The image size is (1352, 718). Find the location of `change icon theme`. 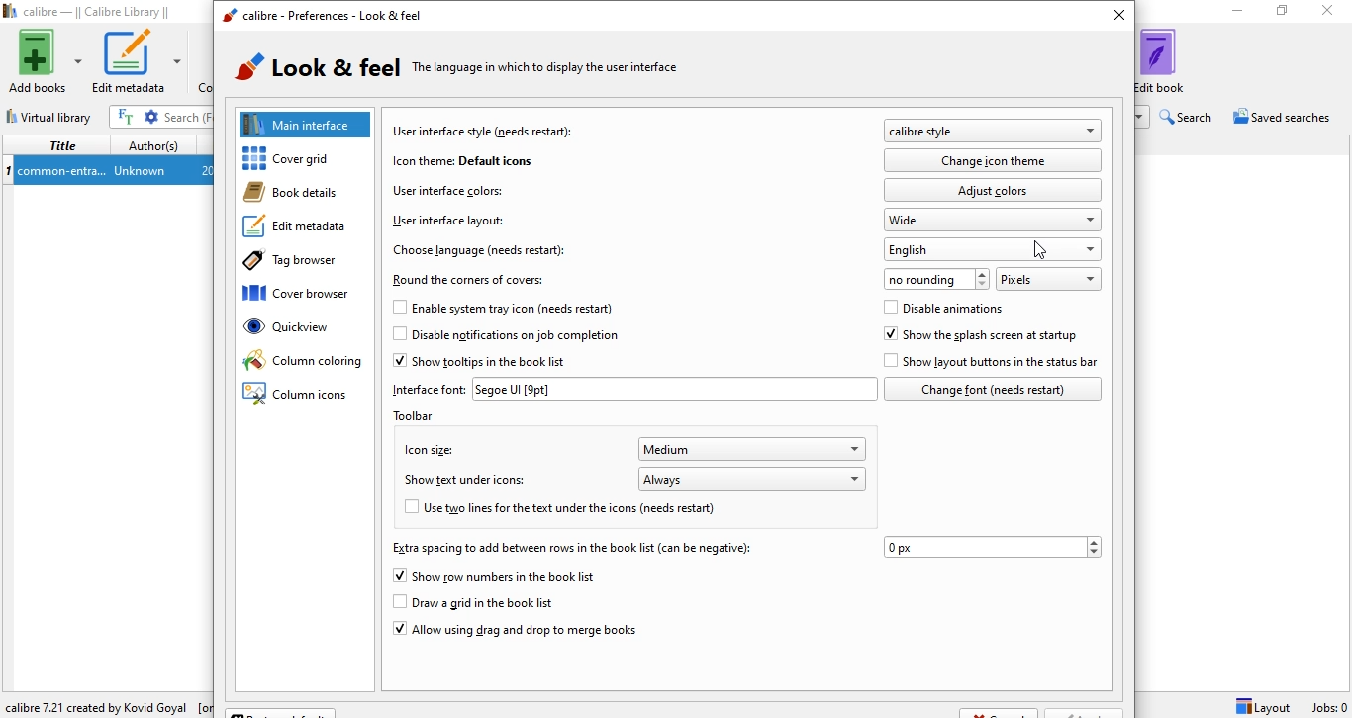

change icon theme is located at coordinates (996, 160).